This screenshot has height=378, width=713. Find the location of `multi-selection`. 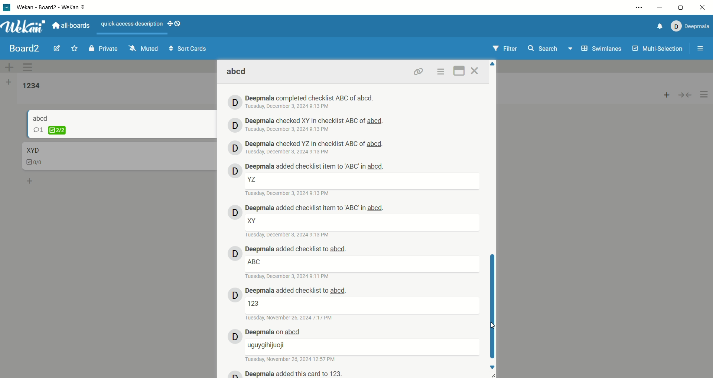

multi-selection is located at coordinates (658, 49).